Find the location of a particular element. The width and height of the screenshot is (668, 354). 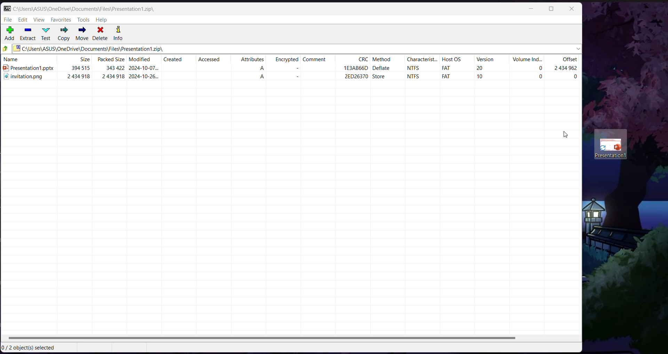

—deflate is located at coordinates (387, 69).